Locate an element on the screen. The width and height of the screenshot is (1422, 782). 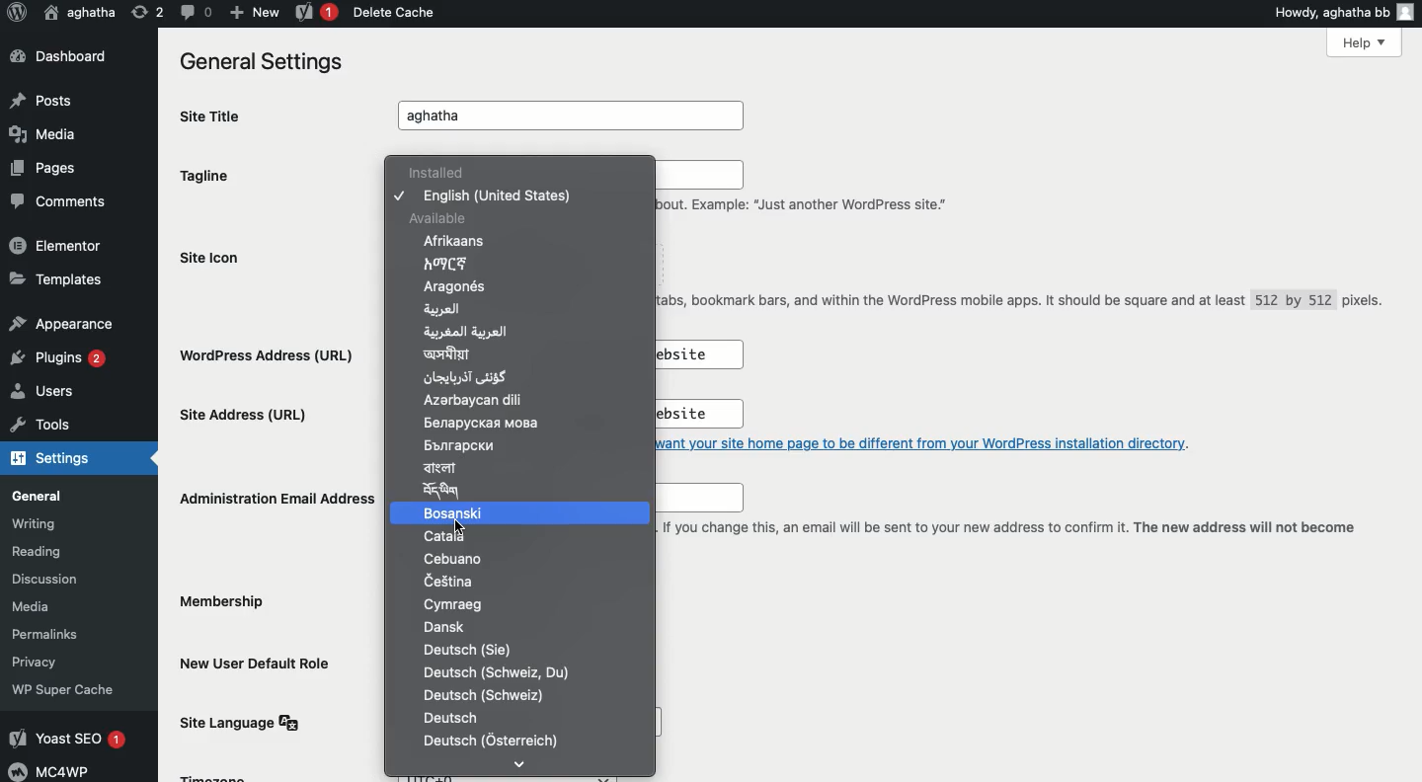
Enter the same address here unless you want your site home page to be different from your WordPress installation directory. is located at coordinates (936, 442).